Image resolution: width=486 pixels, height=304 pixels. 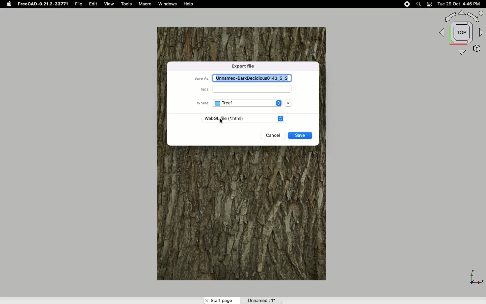 What do you see at coordinates (243, 118) in the screenshot?
I see `WebGL file (*.html)` at bounding box center [243, 118].